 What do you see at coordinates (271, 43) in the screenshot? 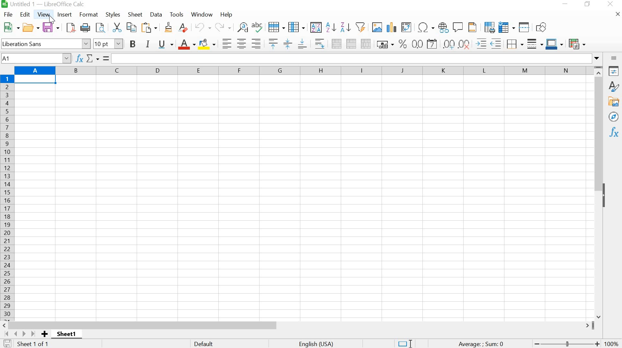
I see `ALIGN TOP` at bounding box center [271, 43].